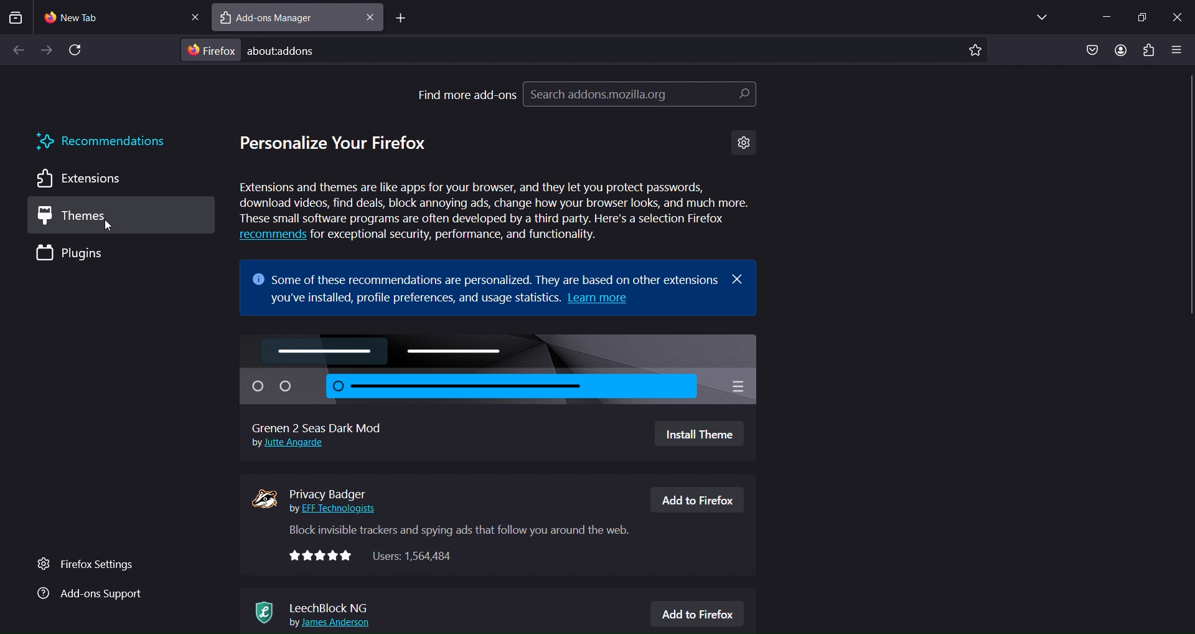  Describe the element at coordinates (88, 217) in the screenshot. I see `themes` at that location.